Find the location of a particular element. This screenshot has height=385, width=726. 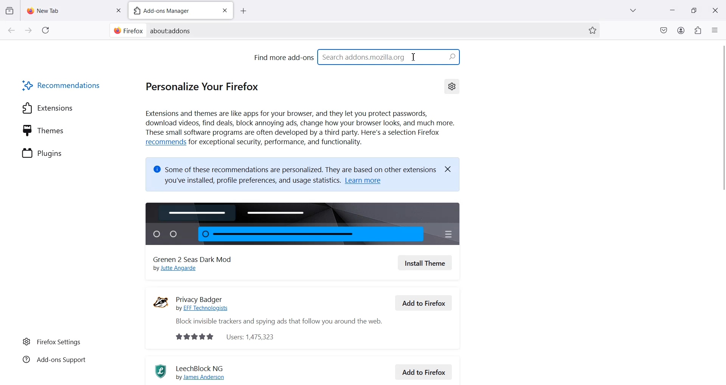

Add new tab is located at coordinates (243, 11).